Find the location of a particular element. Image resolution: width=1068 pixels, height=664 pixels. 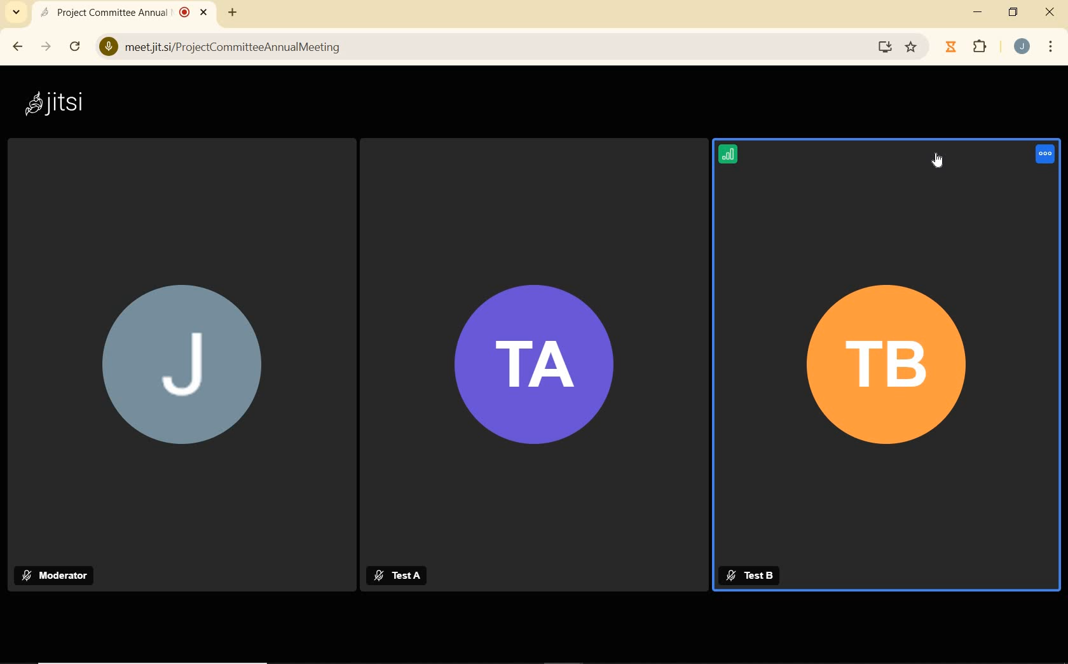

BACK is located at coordinates (16, 48).